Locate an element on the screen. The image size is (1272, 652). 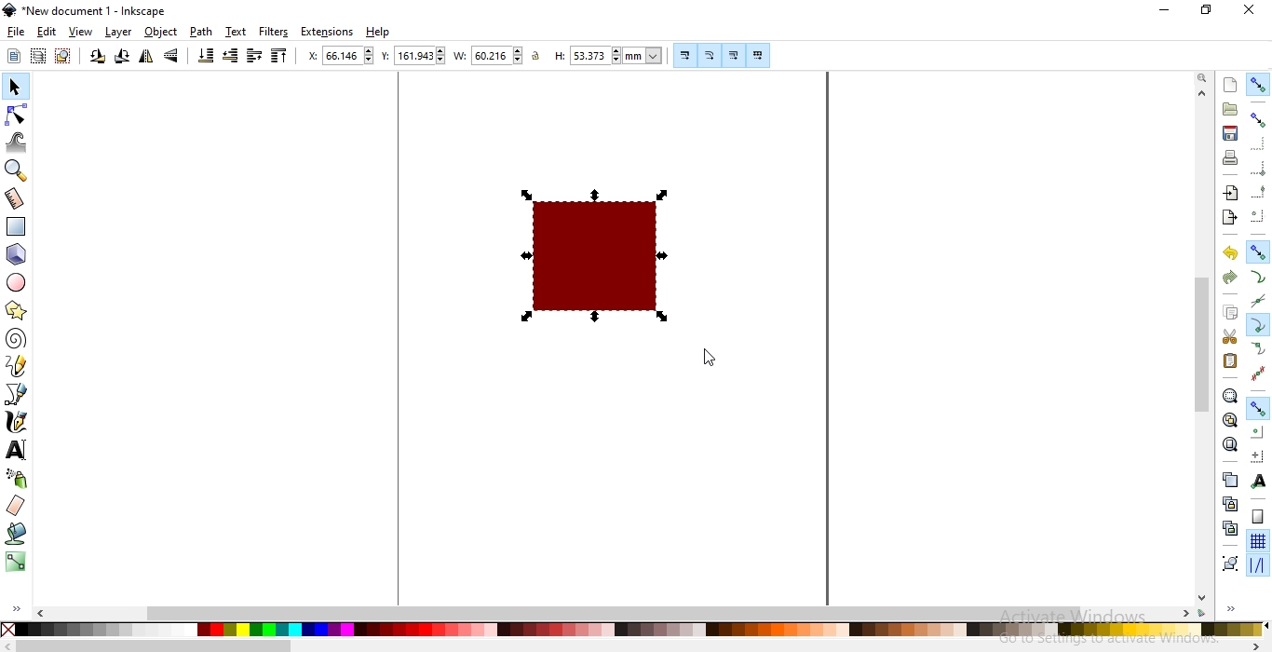
snap nodes paths and handles is located at coordinates (1259, 252).